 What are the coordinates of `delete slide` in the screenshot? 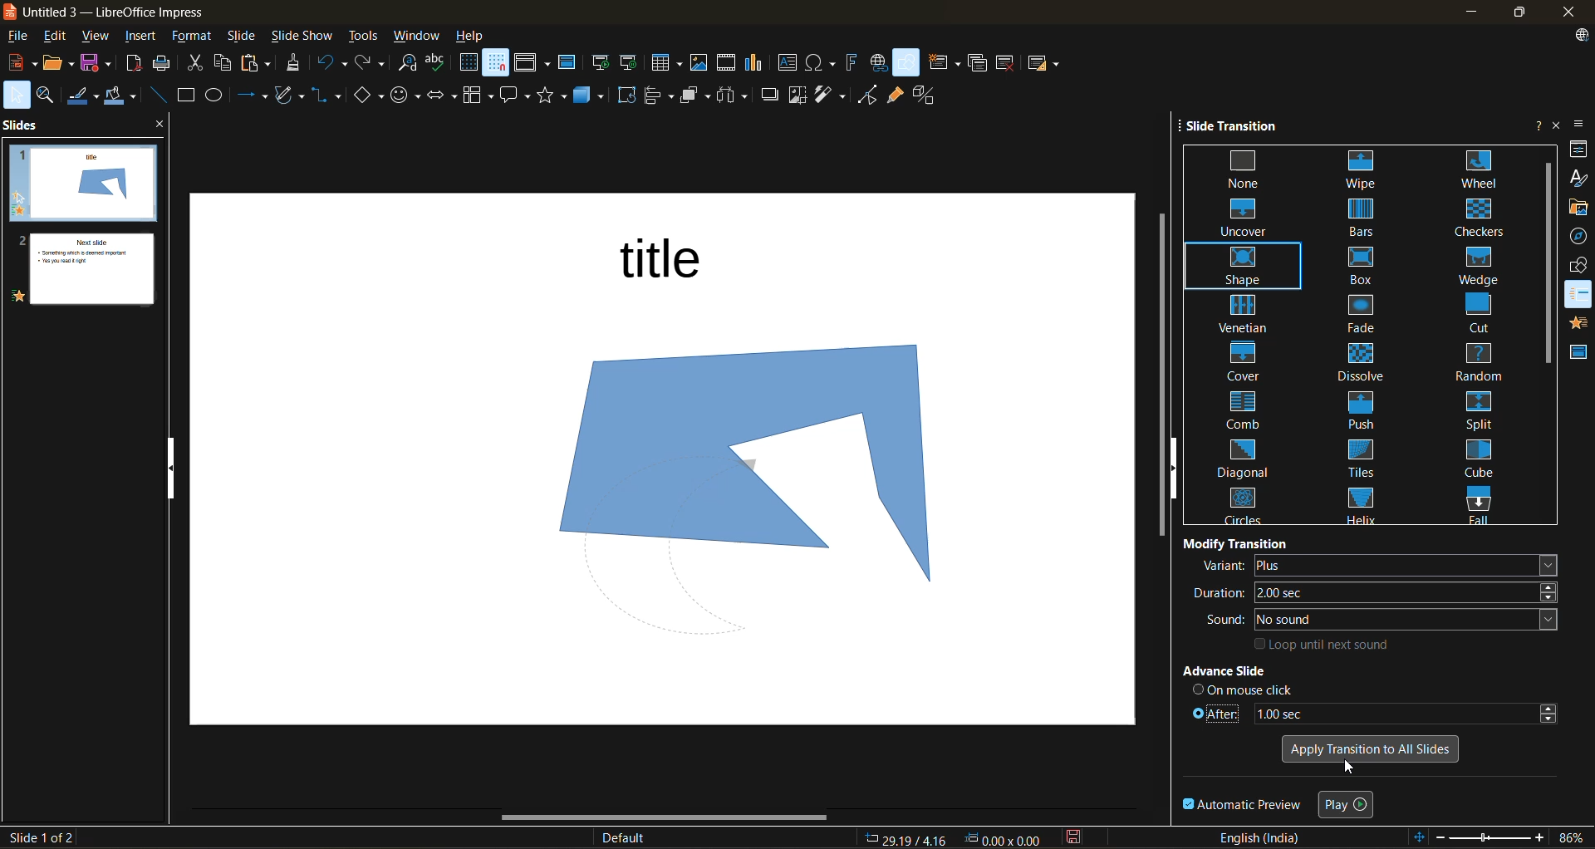 It's located at (1007, 62).